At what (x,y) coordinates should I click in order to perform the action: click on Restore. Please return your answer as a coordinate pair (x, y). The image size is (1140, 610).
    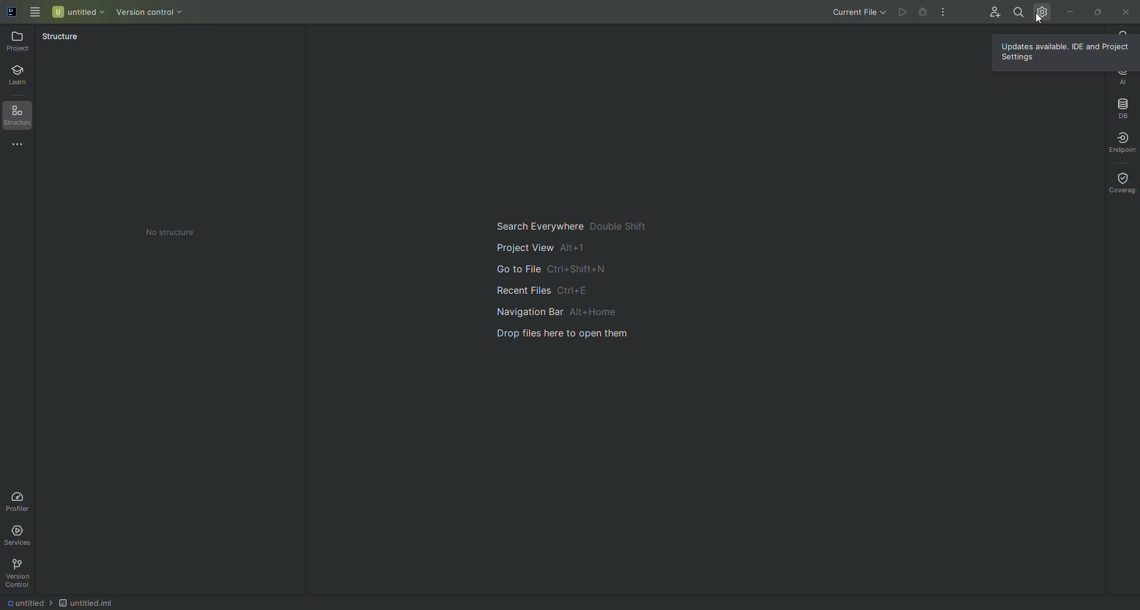
    Looking at the image, I should click on (1096, 11).